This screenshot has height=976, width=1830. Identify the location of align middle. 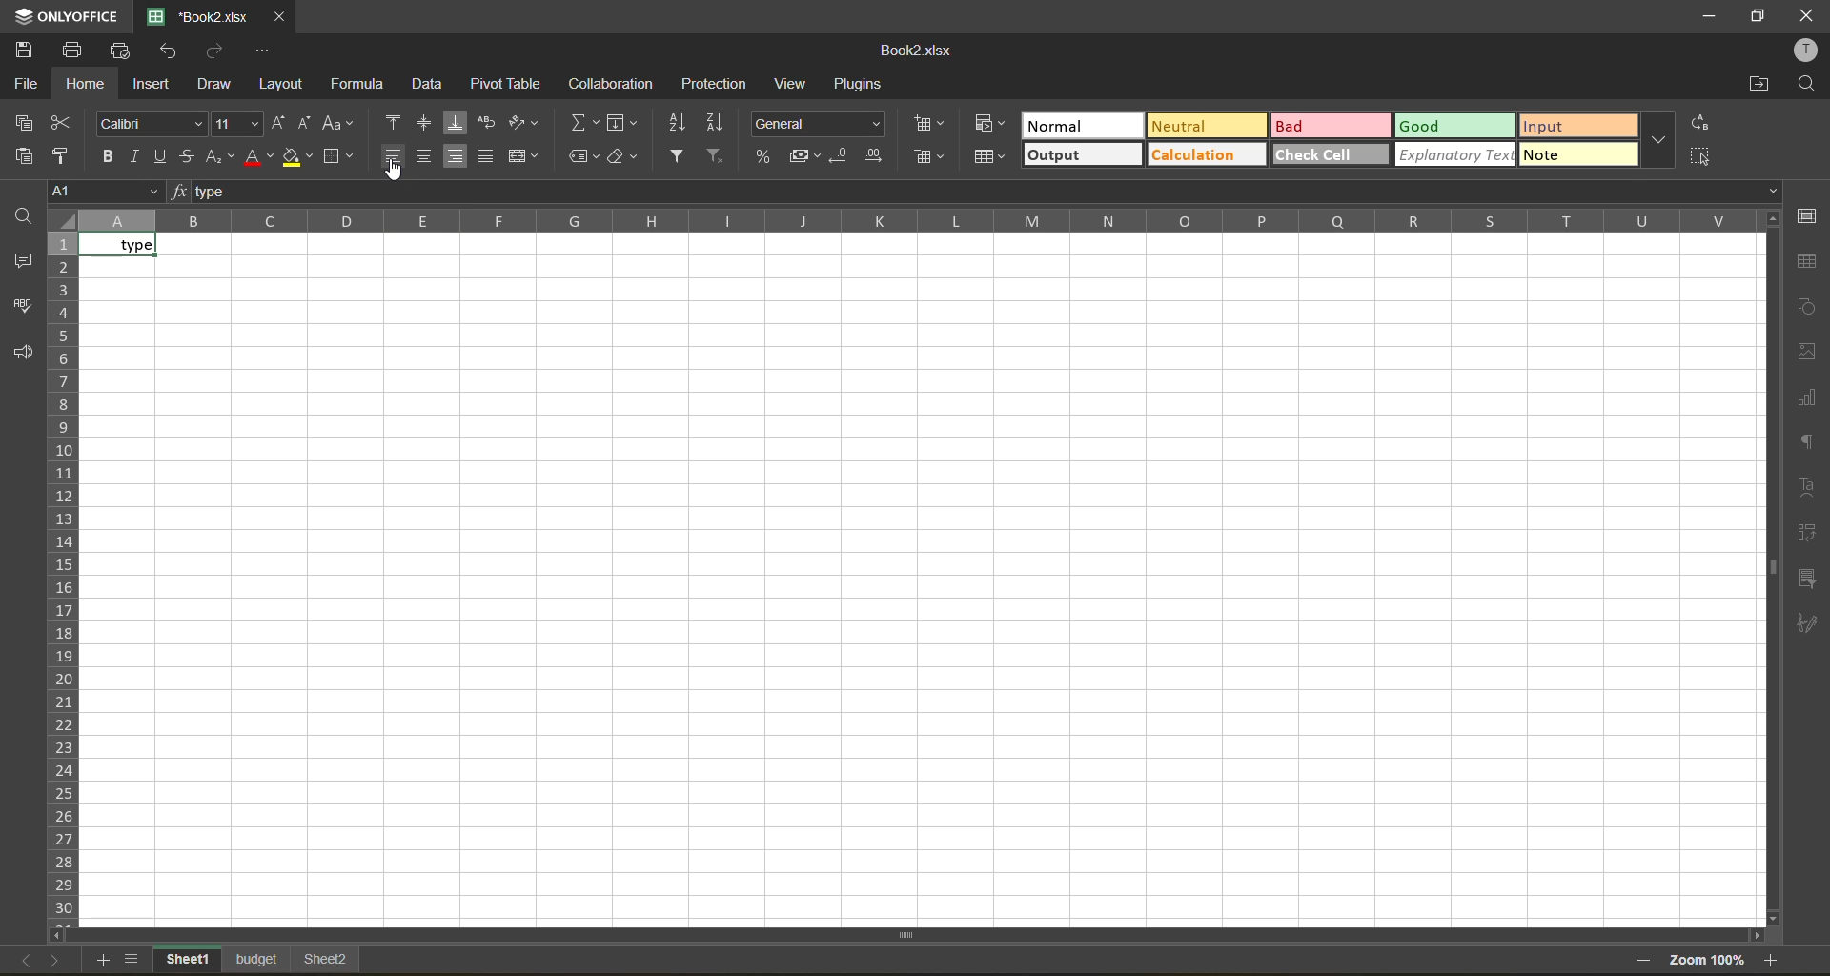
(428, 121).